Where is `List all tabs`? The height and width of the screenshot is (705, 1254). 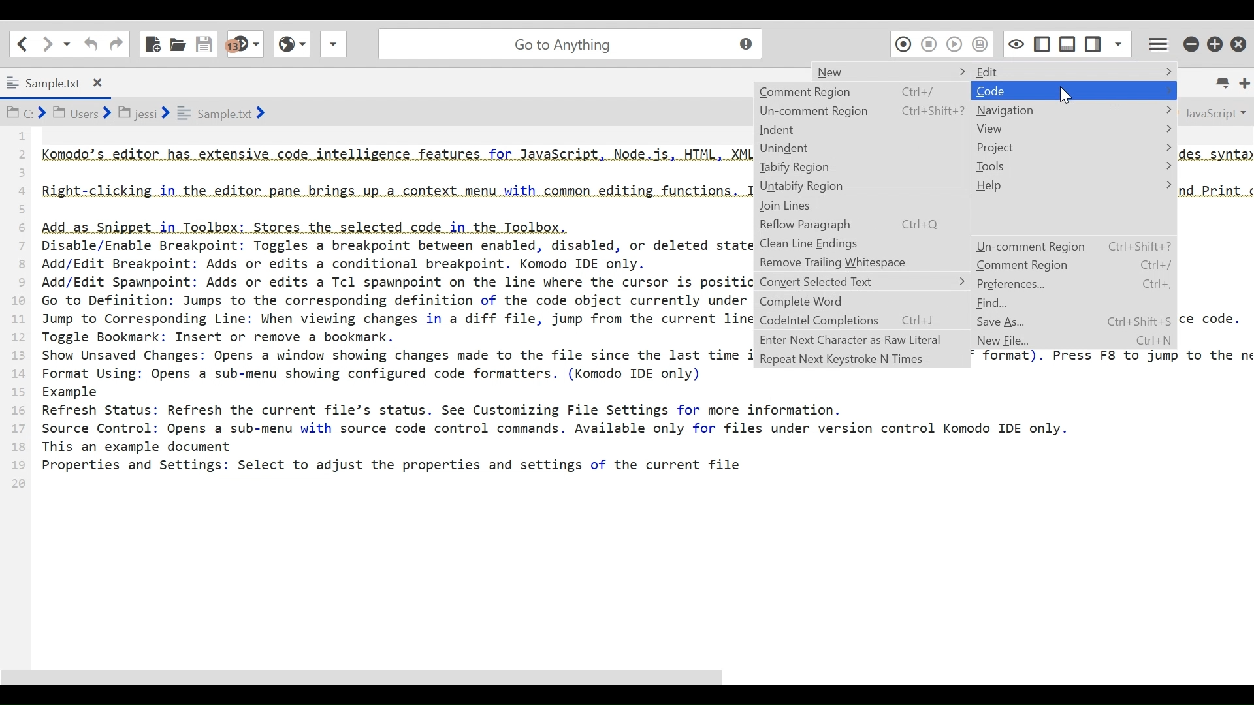 List all tabs is located at coordinates (1225, 83).